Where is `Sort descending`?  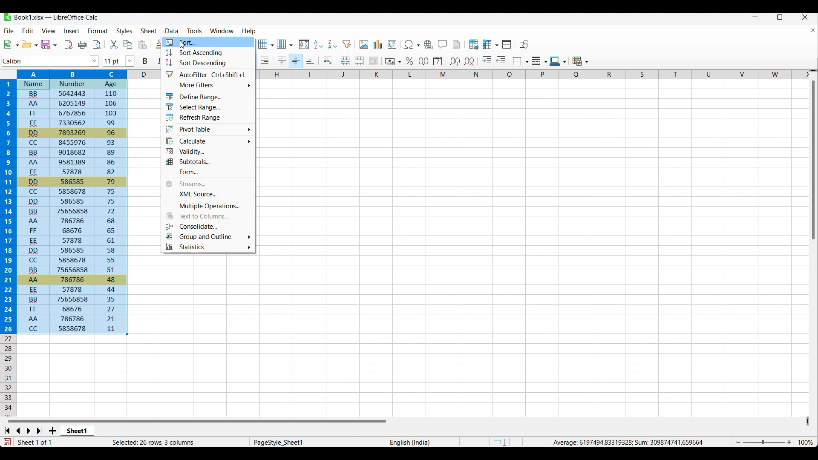
Sort descending is located at coordinates (208, 63).